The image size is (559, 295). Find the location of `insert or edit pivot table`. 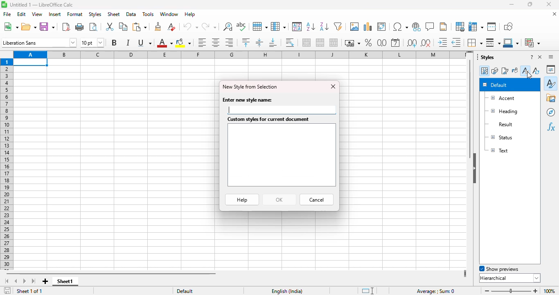

insert or edit pivot table is located at coordinates (382, 27).